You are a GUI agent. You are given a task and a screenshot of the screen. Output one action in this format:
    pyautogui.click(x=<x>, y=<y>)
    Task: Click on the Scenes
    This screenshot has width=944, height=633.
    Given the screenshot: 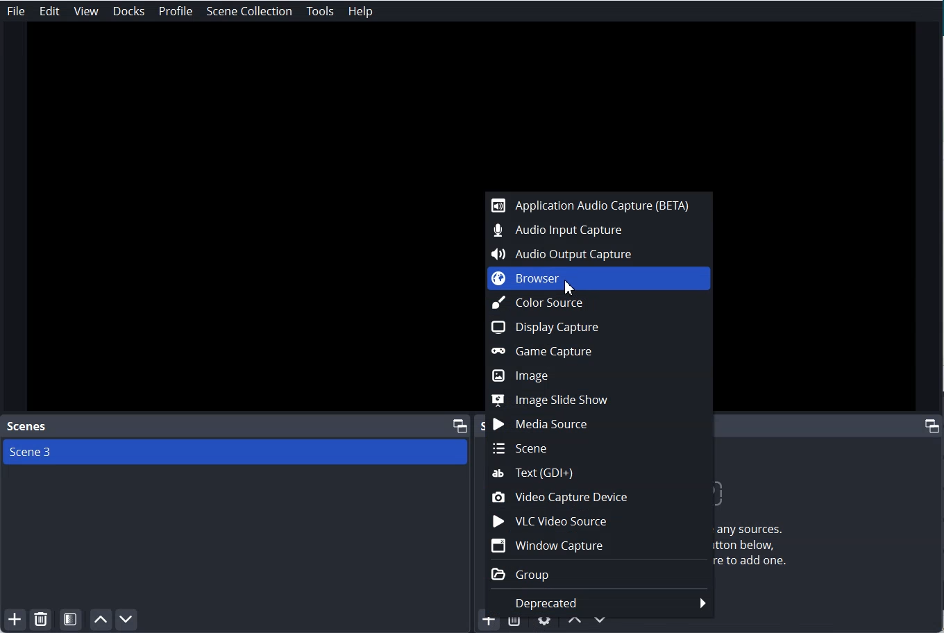 What is the action you would take?
    pyautogui.click(x=25, y=426)
    